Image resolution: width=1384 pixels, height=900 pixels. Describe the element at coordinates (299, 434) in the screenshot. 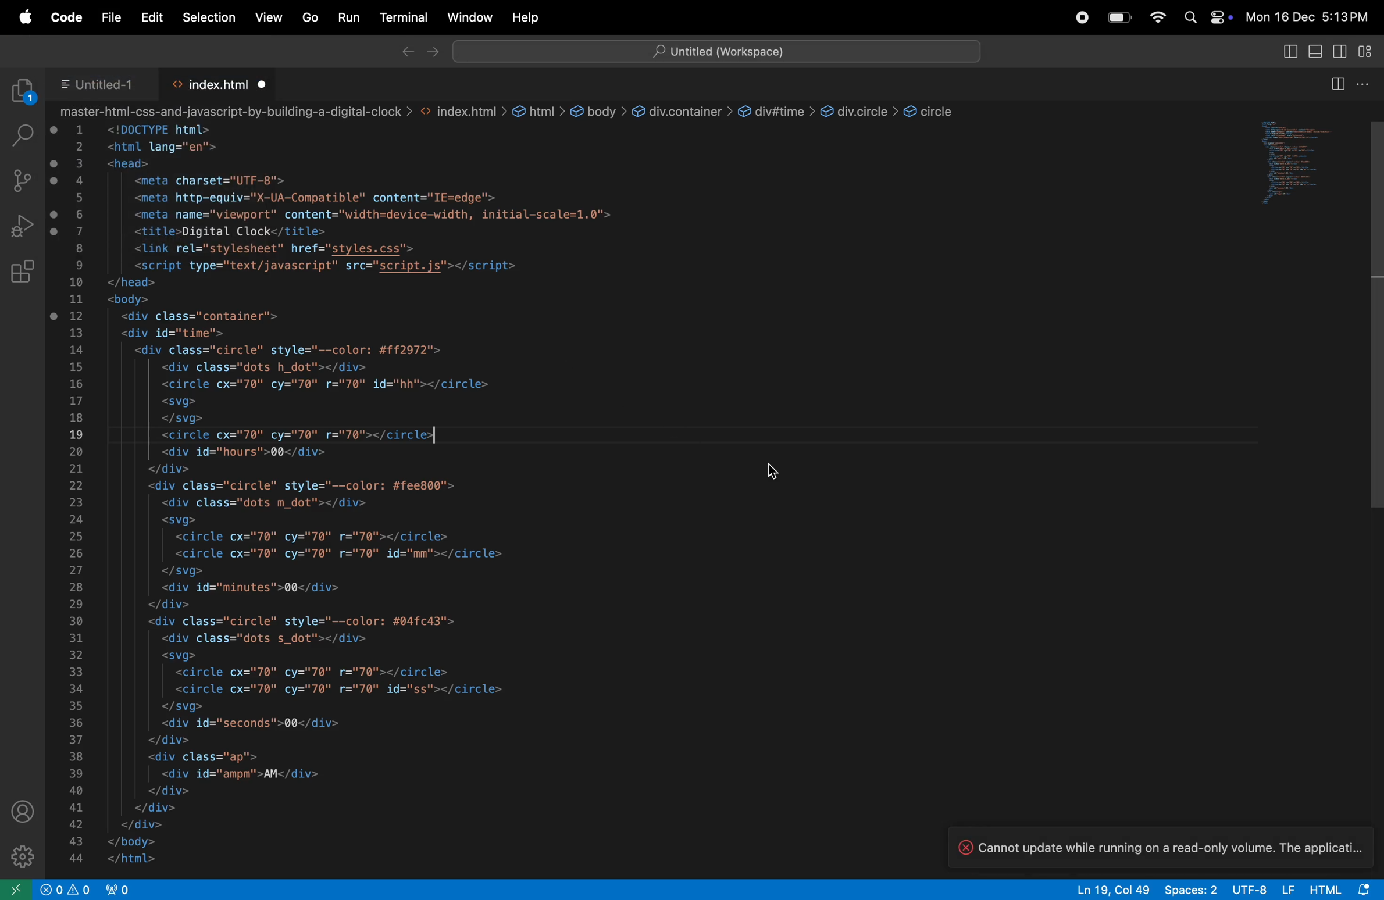

I see `| <circle cx="70" cy="70" r="70"></circle>` at that location.